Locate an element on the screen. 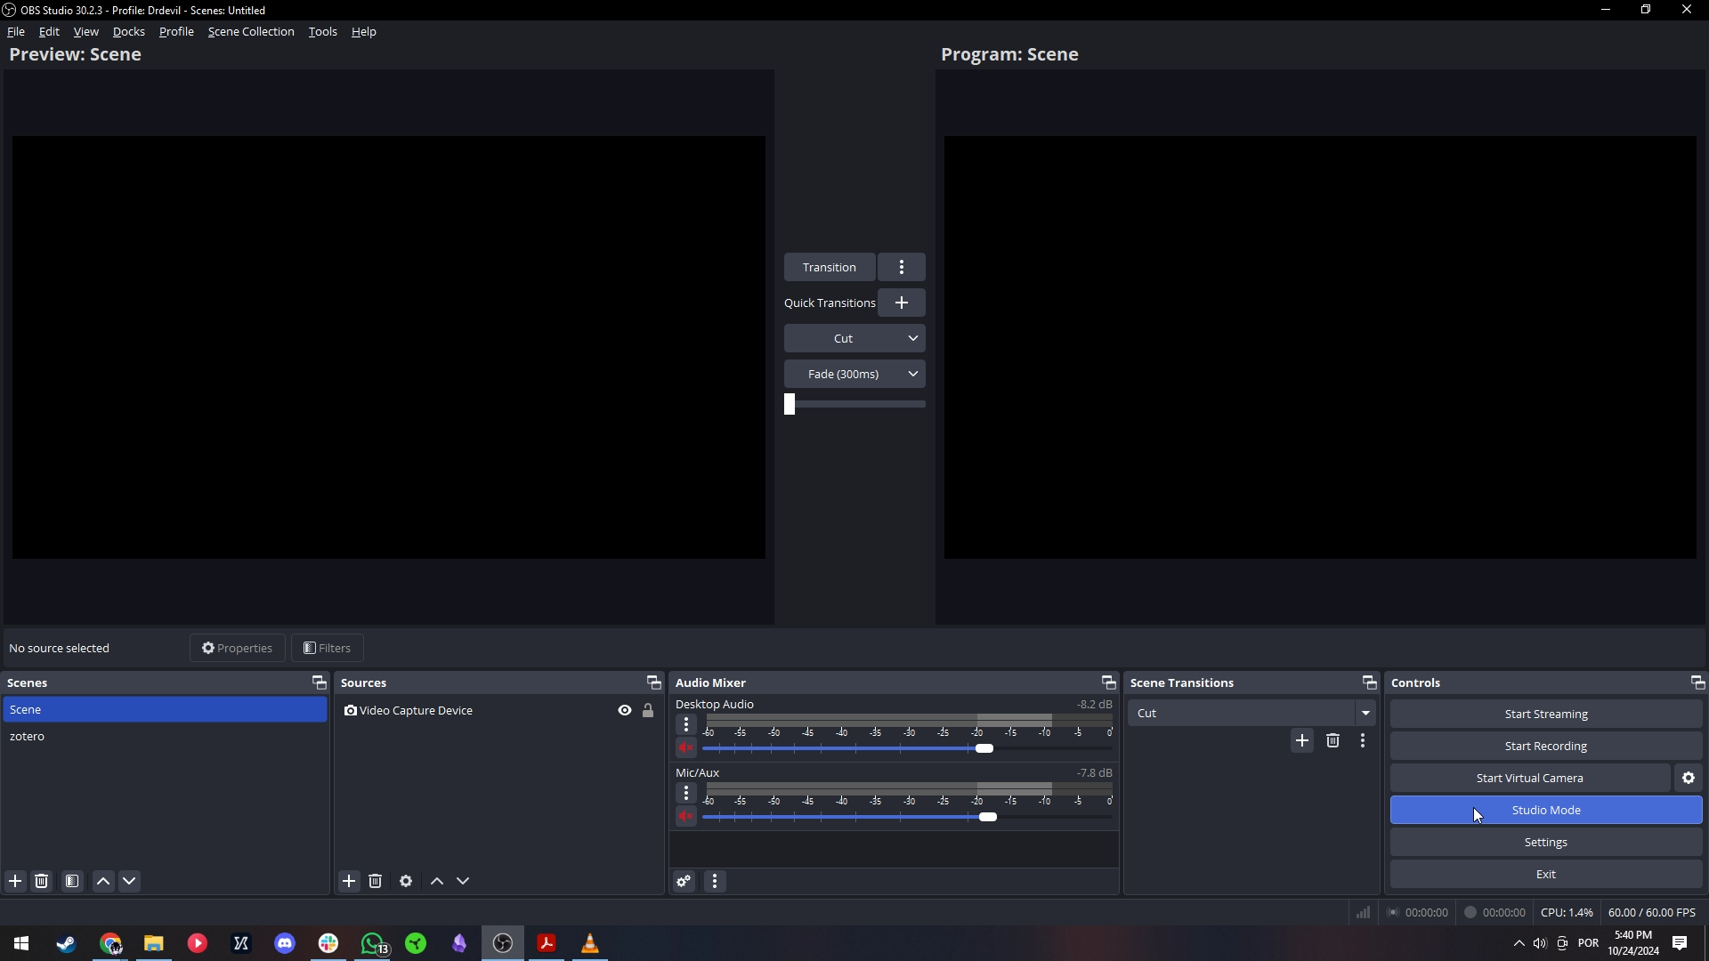 The image size is (1709, 961). FPS is located at coordinates (1653, 912).